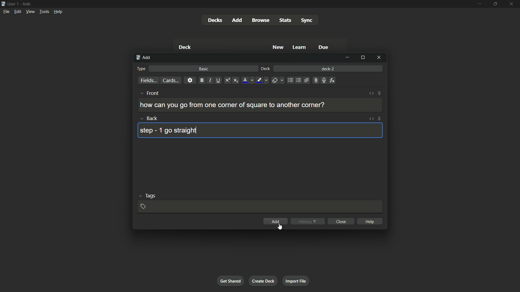 The image size is (520, 292). Describe the element at coordinates (296, 281) in the screenshot. I see `import file` at that location.